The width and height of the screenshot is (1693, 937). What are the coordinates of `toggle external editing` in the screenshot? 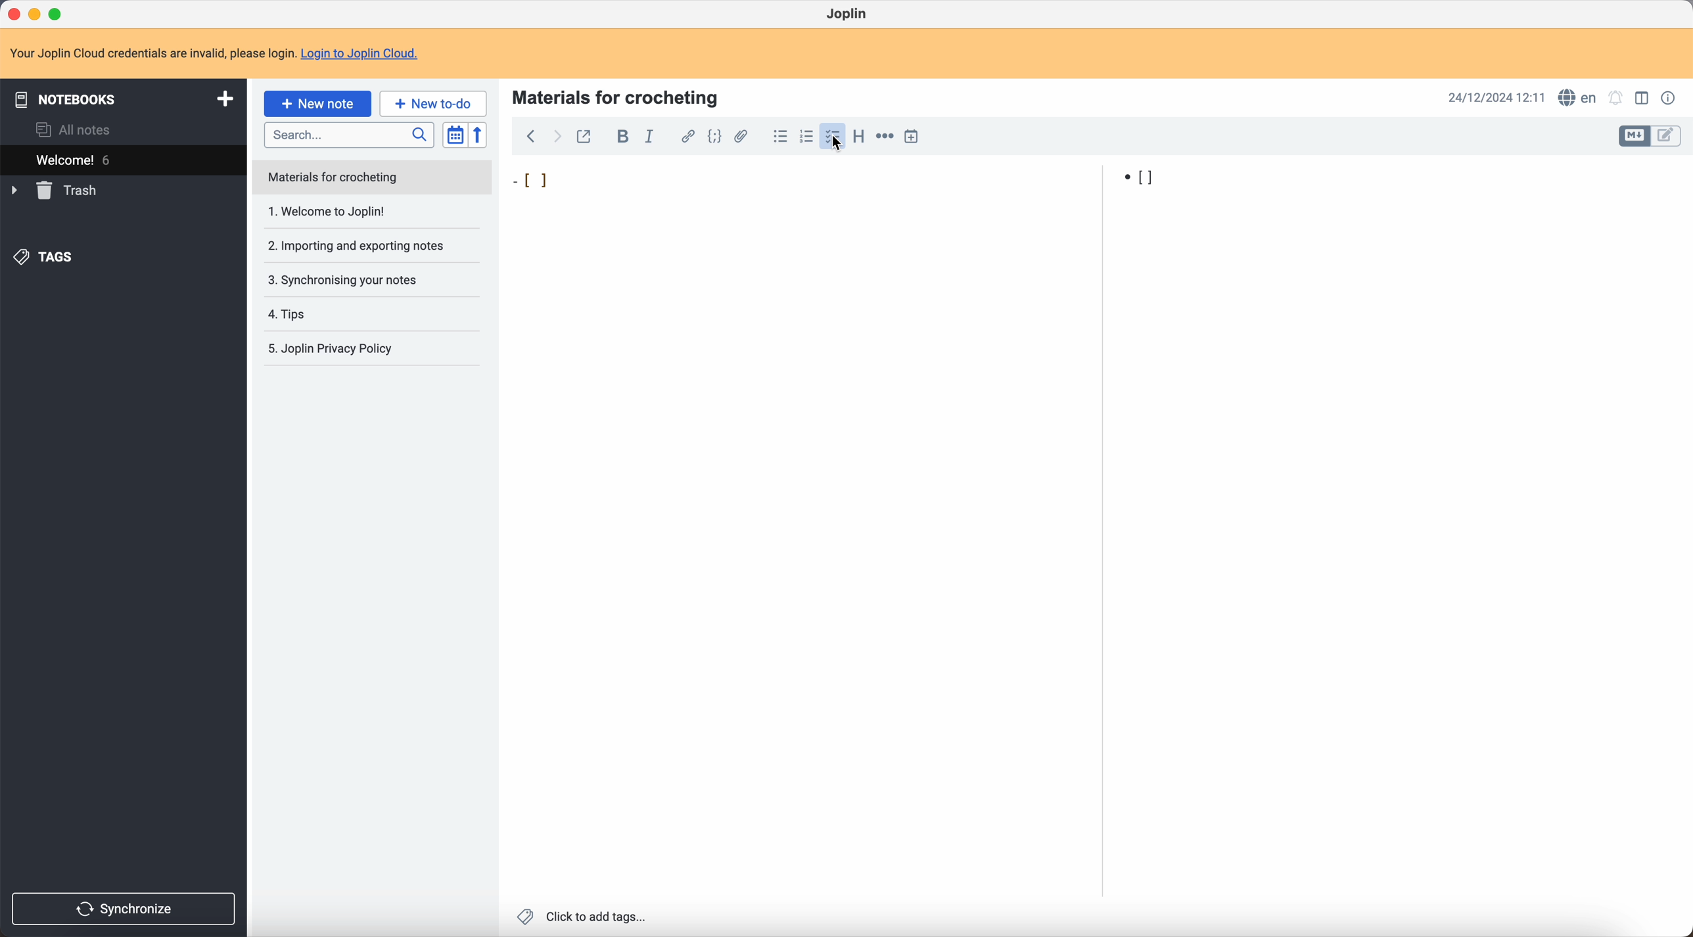 It's located at (586, 140).